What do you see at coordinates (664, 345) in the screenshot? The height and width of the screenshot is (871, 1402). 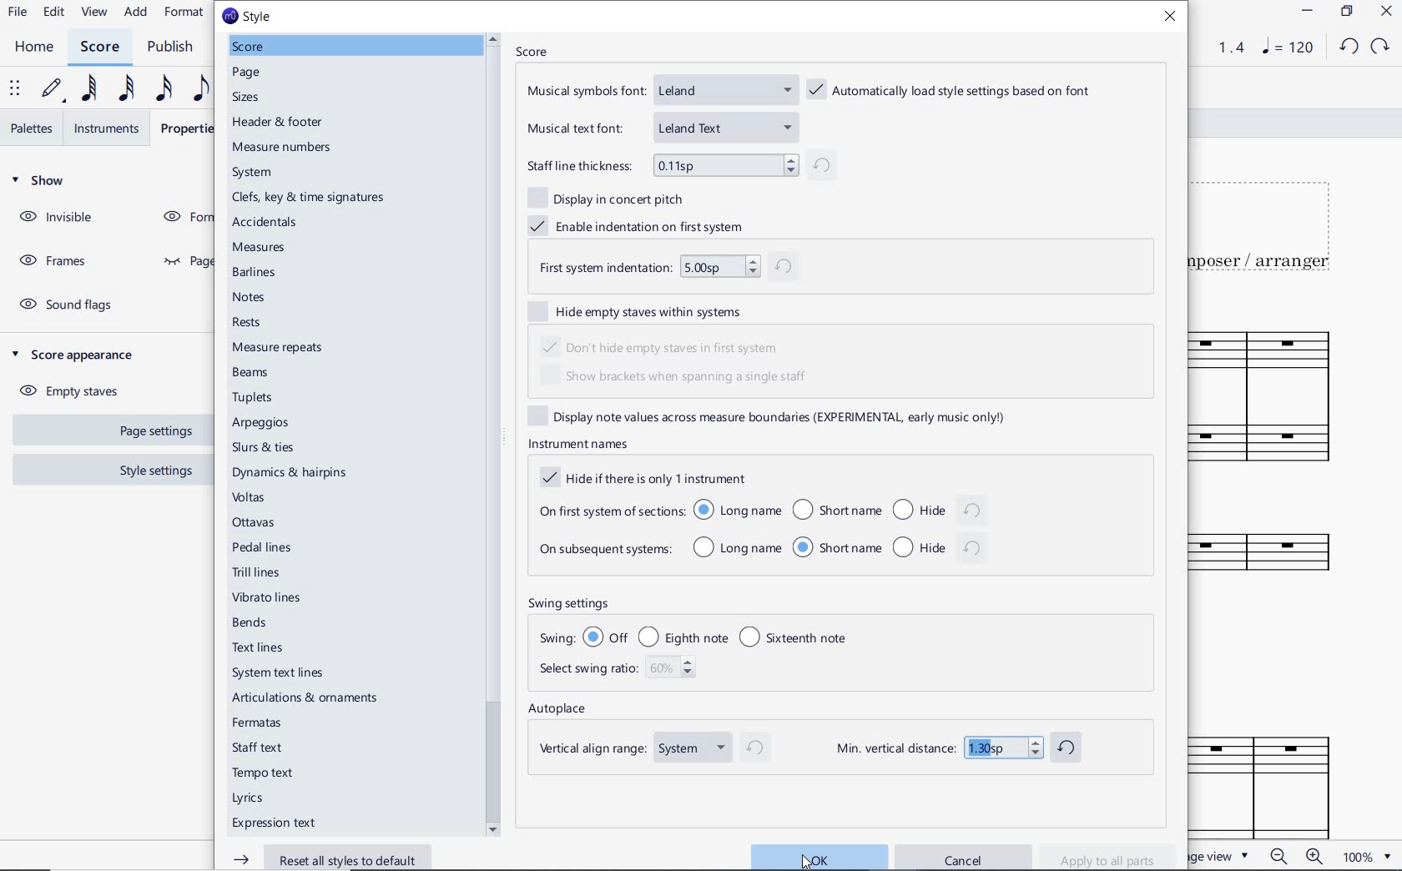 I see `DON'T HIDE EMPTY STAVES` at bounding box center [664, 345].